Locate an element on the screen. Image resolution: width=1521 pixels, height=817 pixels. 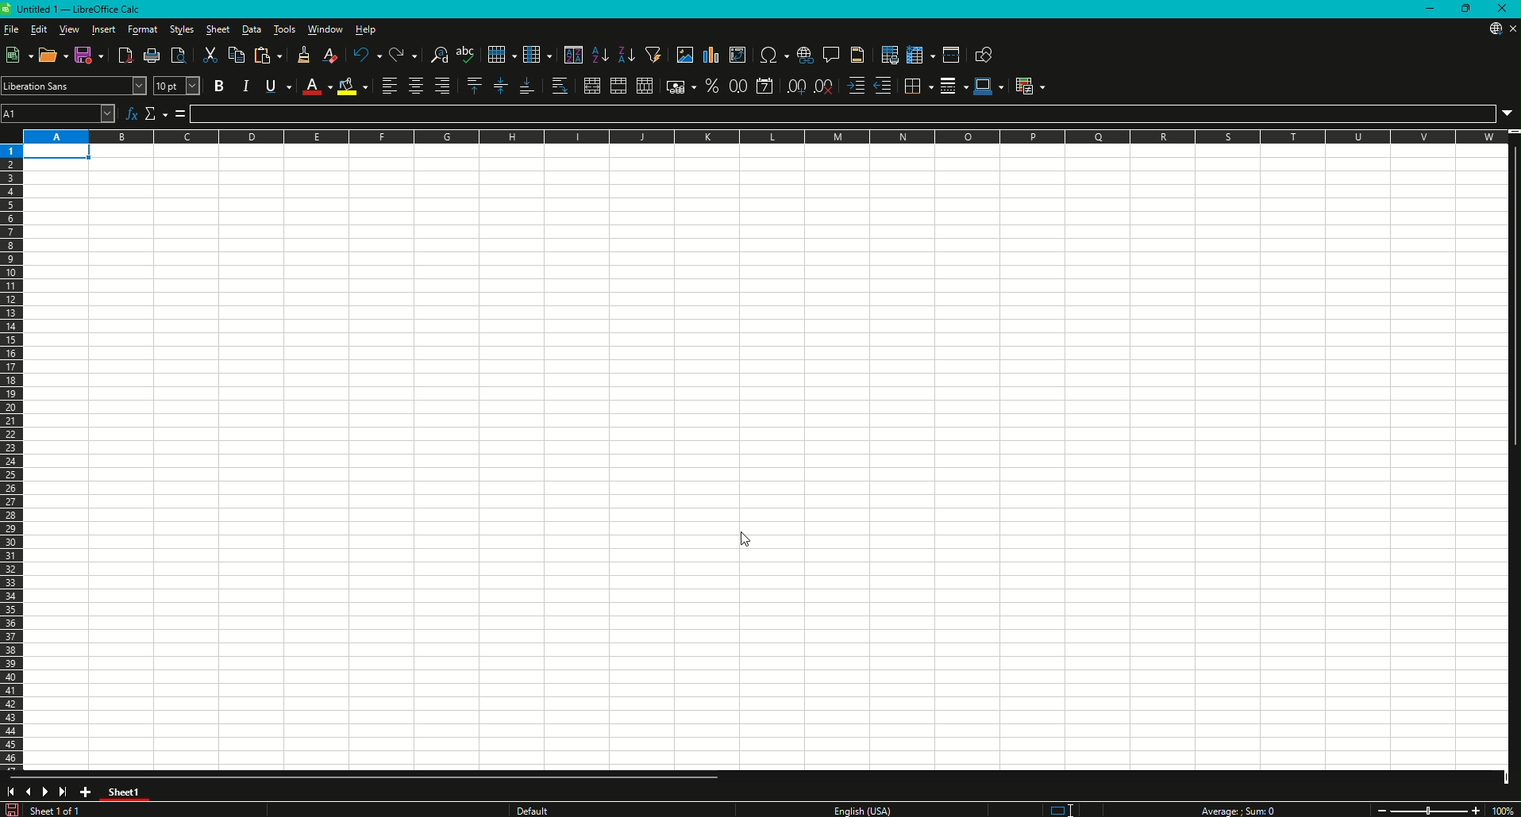
Clone Formatting is located at coordinates (306, 55).